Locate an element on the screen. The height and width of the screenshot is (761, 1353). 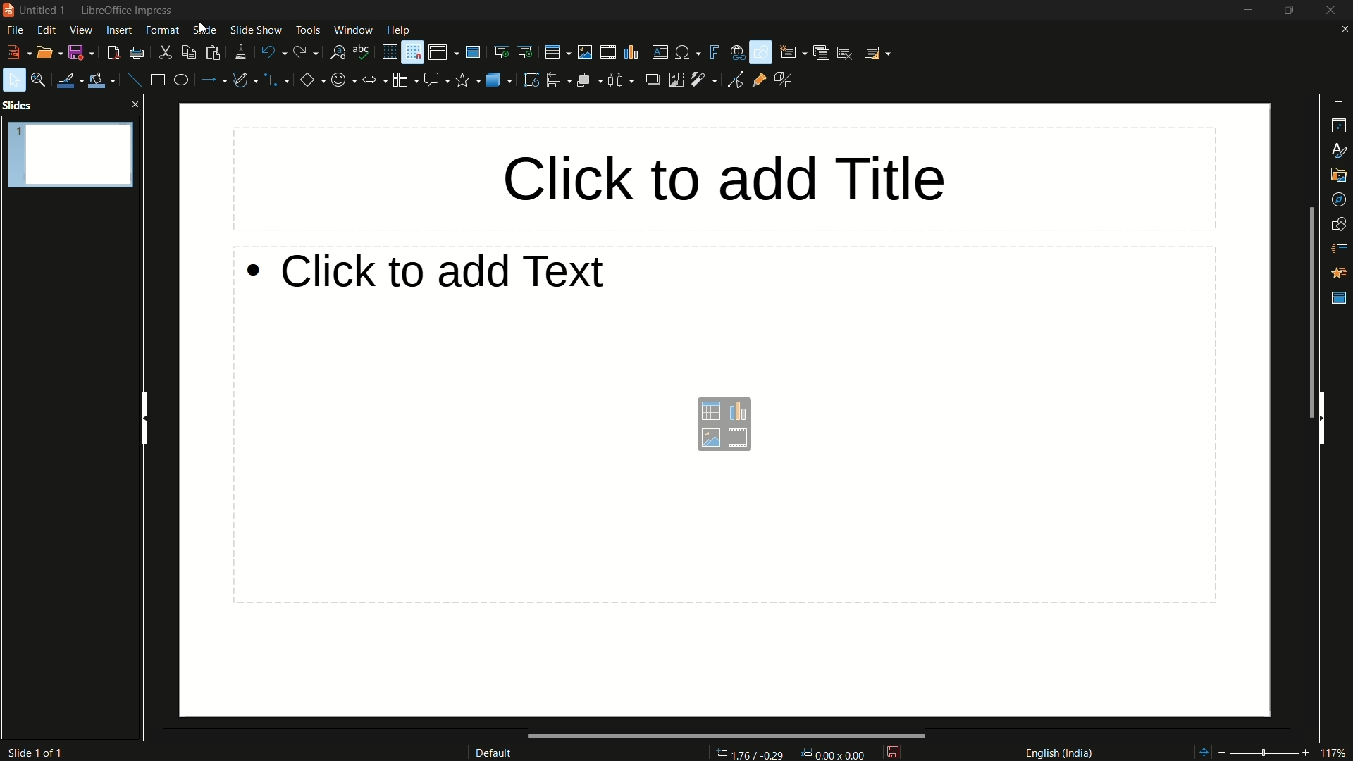
spelling is located at coordinates (362, 53).